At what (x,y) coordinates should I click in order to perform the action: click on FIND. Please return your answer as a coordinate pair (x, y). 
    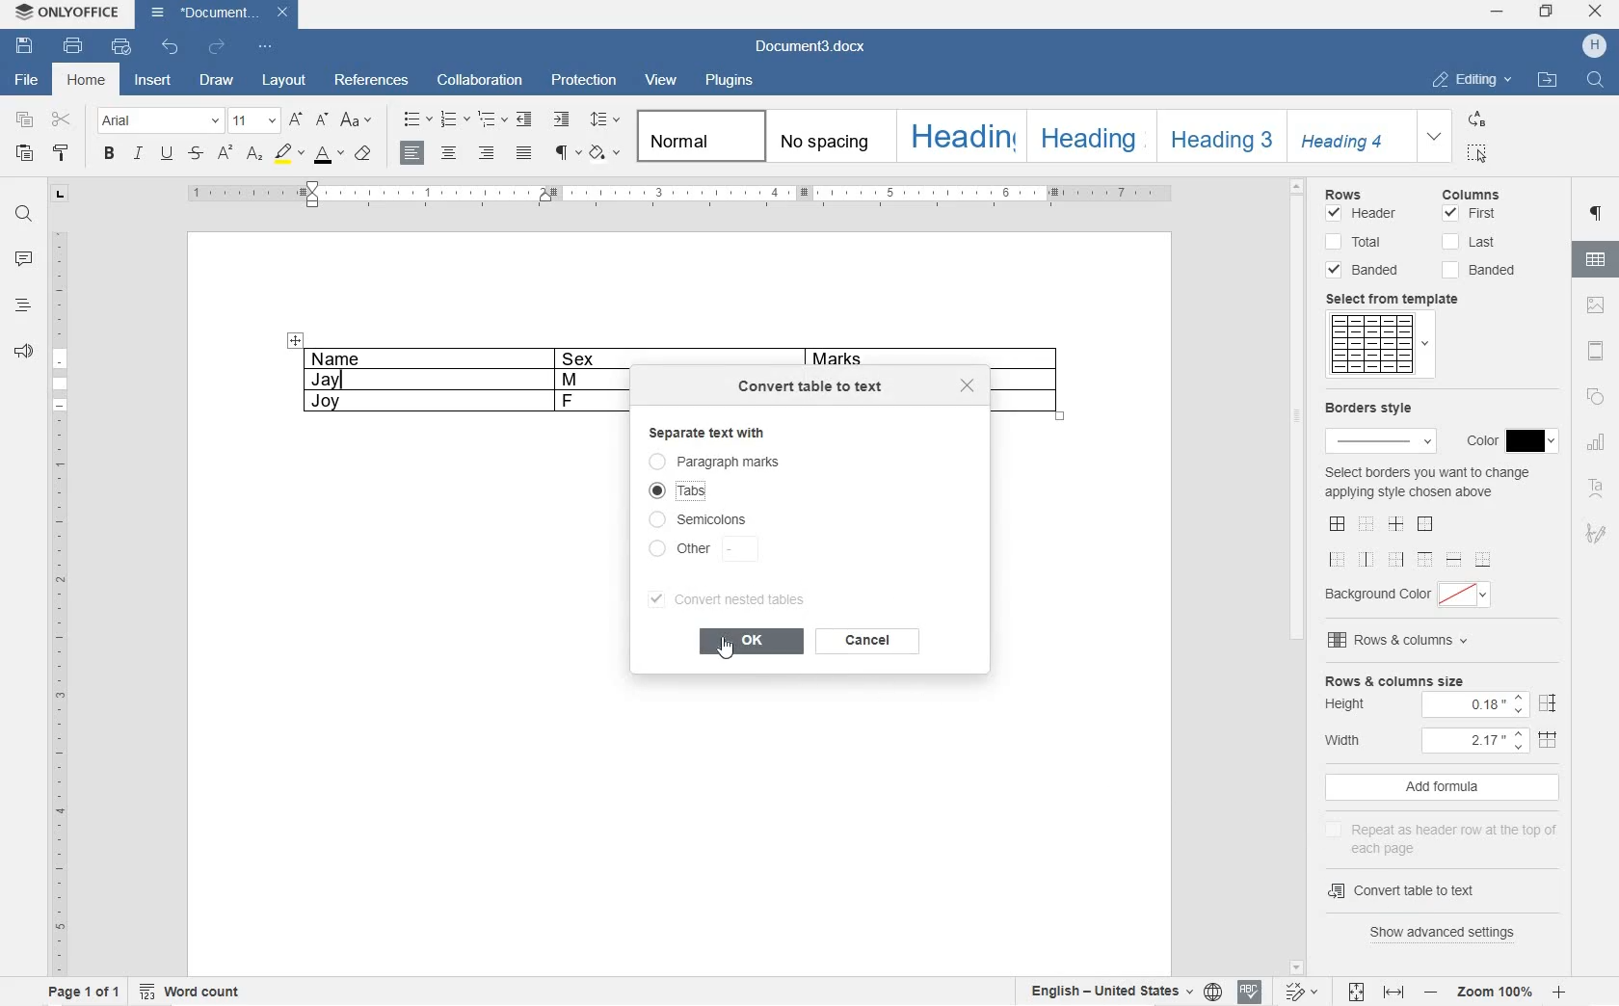
    Looking at the image, I should click on (1595, 81).